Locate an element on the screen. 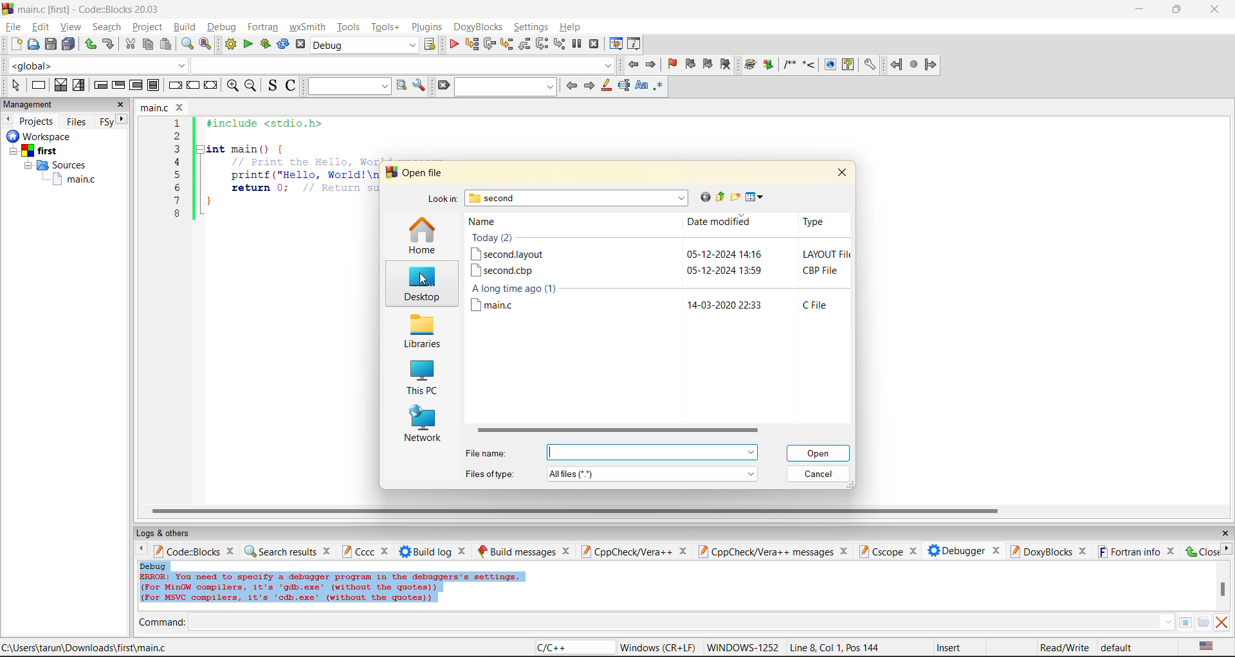  date is located at coordinates (711, 270).